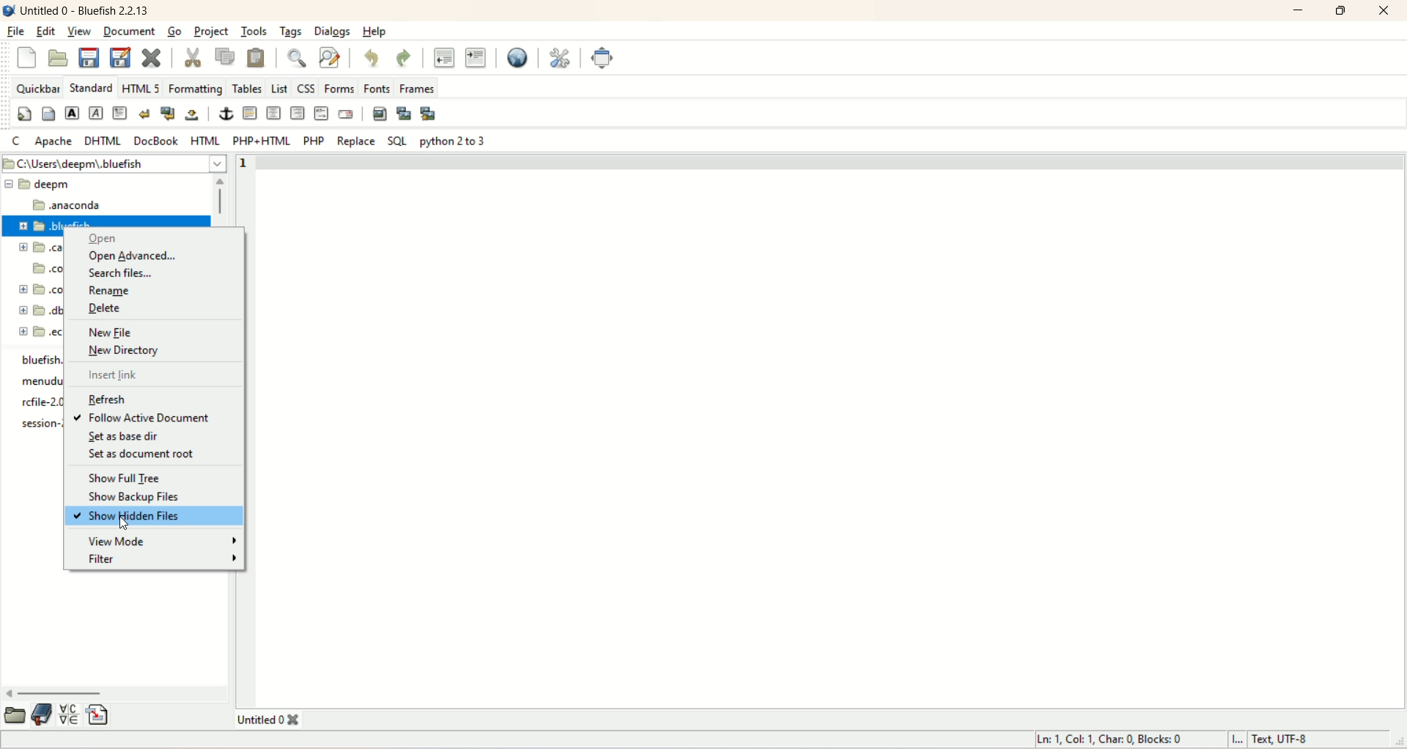  Describe the element at coordinates (452, 140) in the screenshot. I see `python 2 to 3` at that location.